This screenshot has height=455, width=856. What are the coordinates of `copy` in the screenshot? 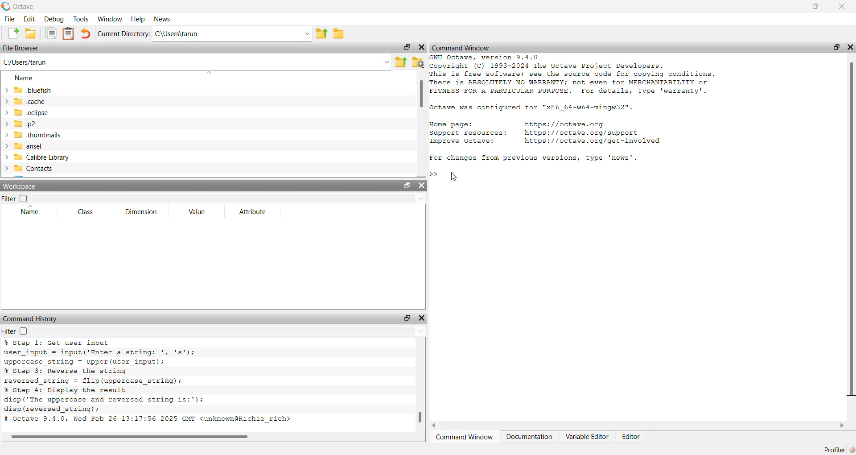 It's located at (51, 34).